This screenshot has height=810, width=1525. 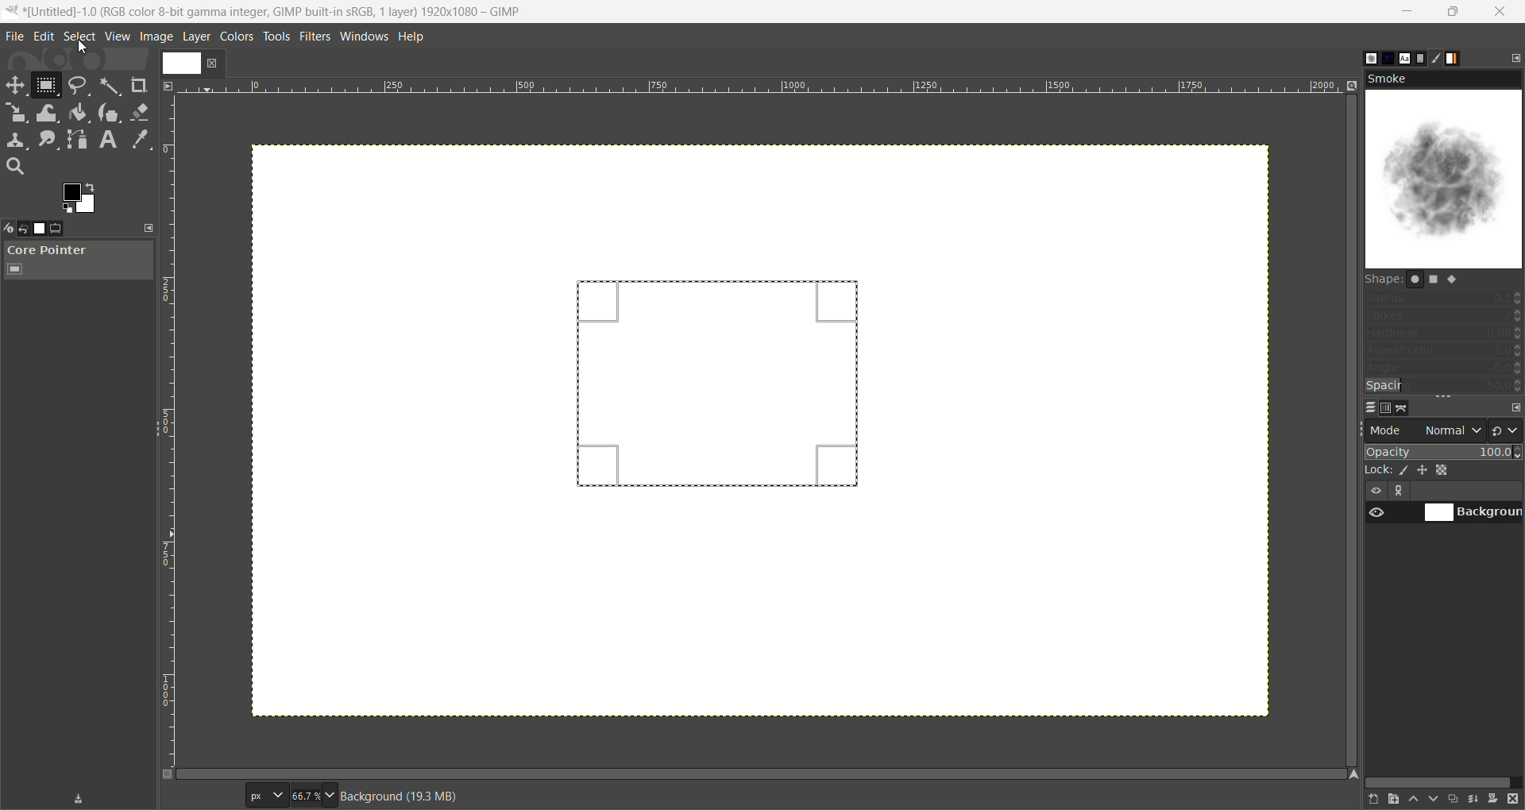 What do you see at coordinates (315, 795) in the screenshot?
I see `zoom factor` at bounding box center [315, 795].